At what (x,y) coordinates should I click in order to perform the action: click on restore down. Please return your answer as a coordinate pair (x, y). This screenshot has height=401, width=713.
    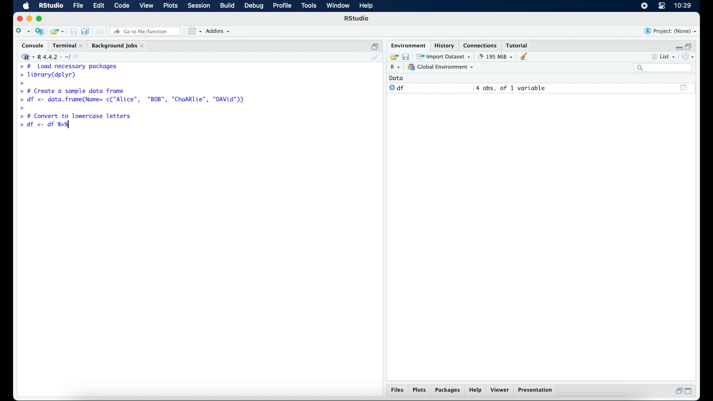
    Looking at the image, I should click on (690, 46).